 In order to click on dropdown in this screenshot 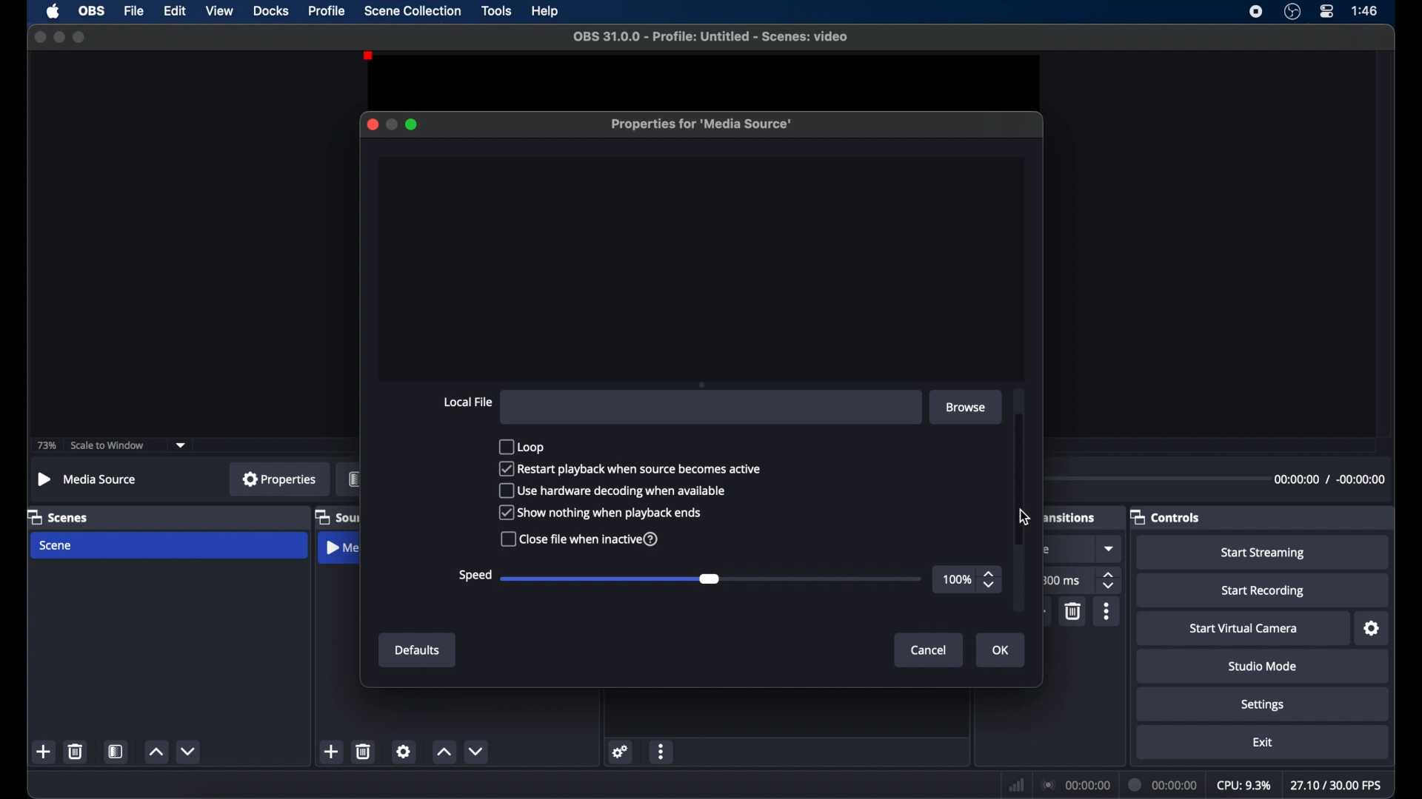, I will do `click(1110, 548)`.